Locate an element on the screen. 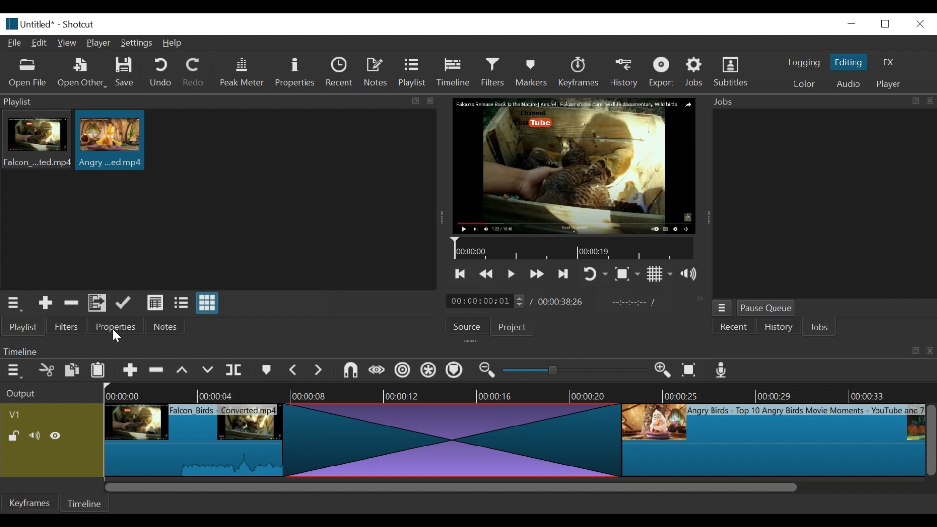 This screenshot has width=937, height=527. Audio is located at coordinates (848, 84).